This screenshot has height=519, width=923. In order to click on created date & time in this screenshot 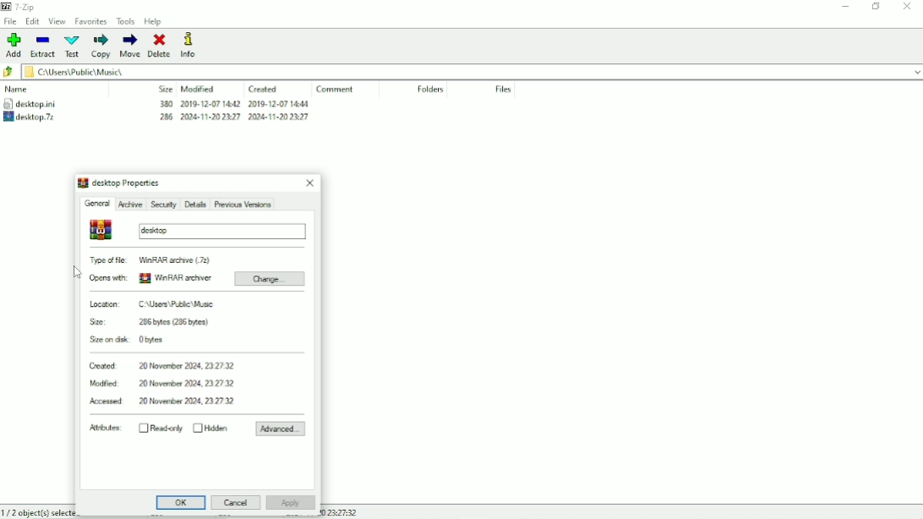, I will do `click(278, 103)`.